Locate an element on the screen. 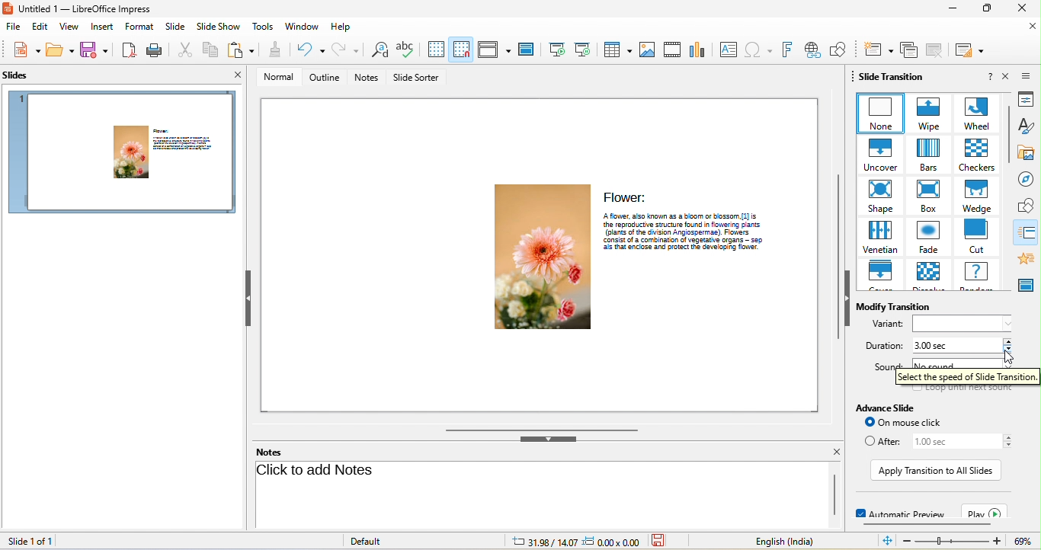  click to add notes is located at coordinates (319, 472).